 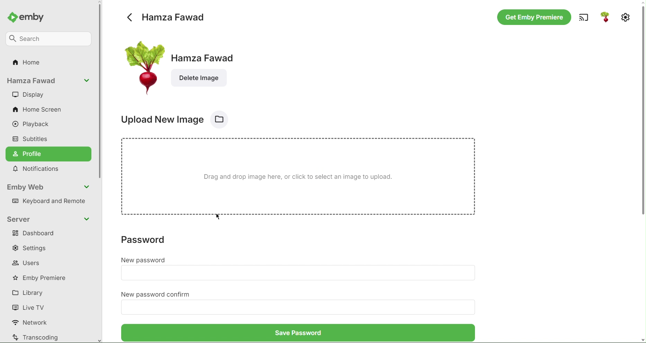 What do you see at coordinates (48, 81) in the screenshot?
I see `Account` at bounding box center [48, 81].